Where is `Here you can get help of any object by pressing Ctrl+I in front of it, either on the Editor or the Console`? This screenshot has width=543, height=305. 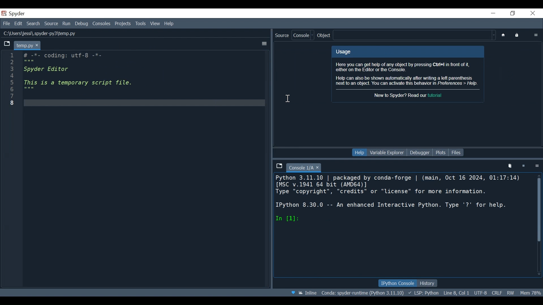
Here you can get help of any object by pressing Ctrl+I in front of it, either on the Editor or the Console is located at coordinates (406, 68).